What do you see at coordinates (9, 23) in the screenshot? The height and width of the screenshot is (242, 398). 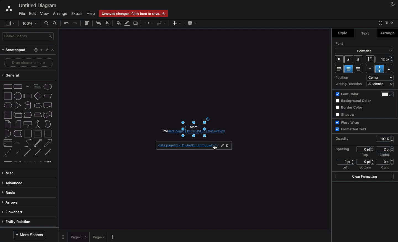 I see `Sidebar` at bounding box center [9, 23].